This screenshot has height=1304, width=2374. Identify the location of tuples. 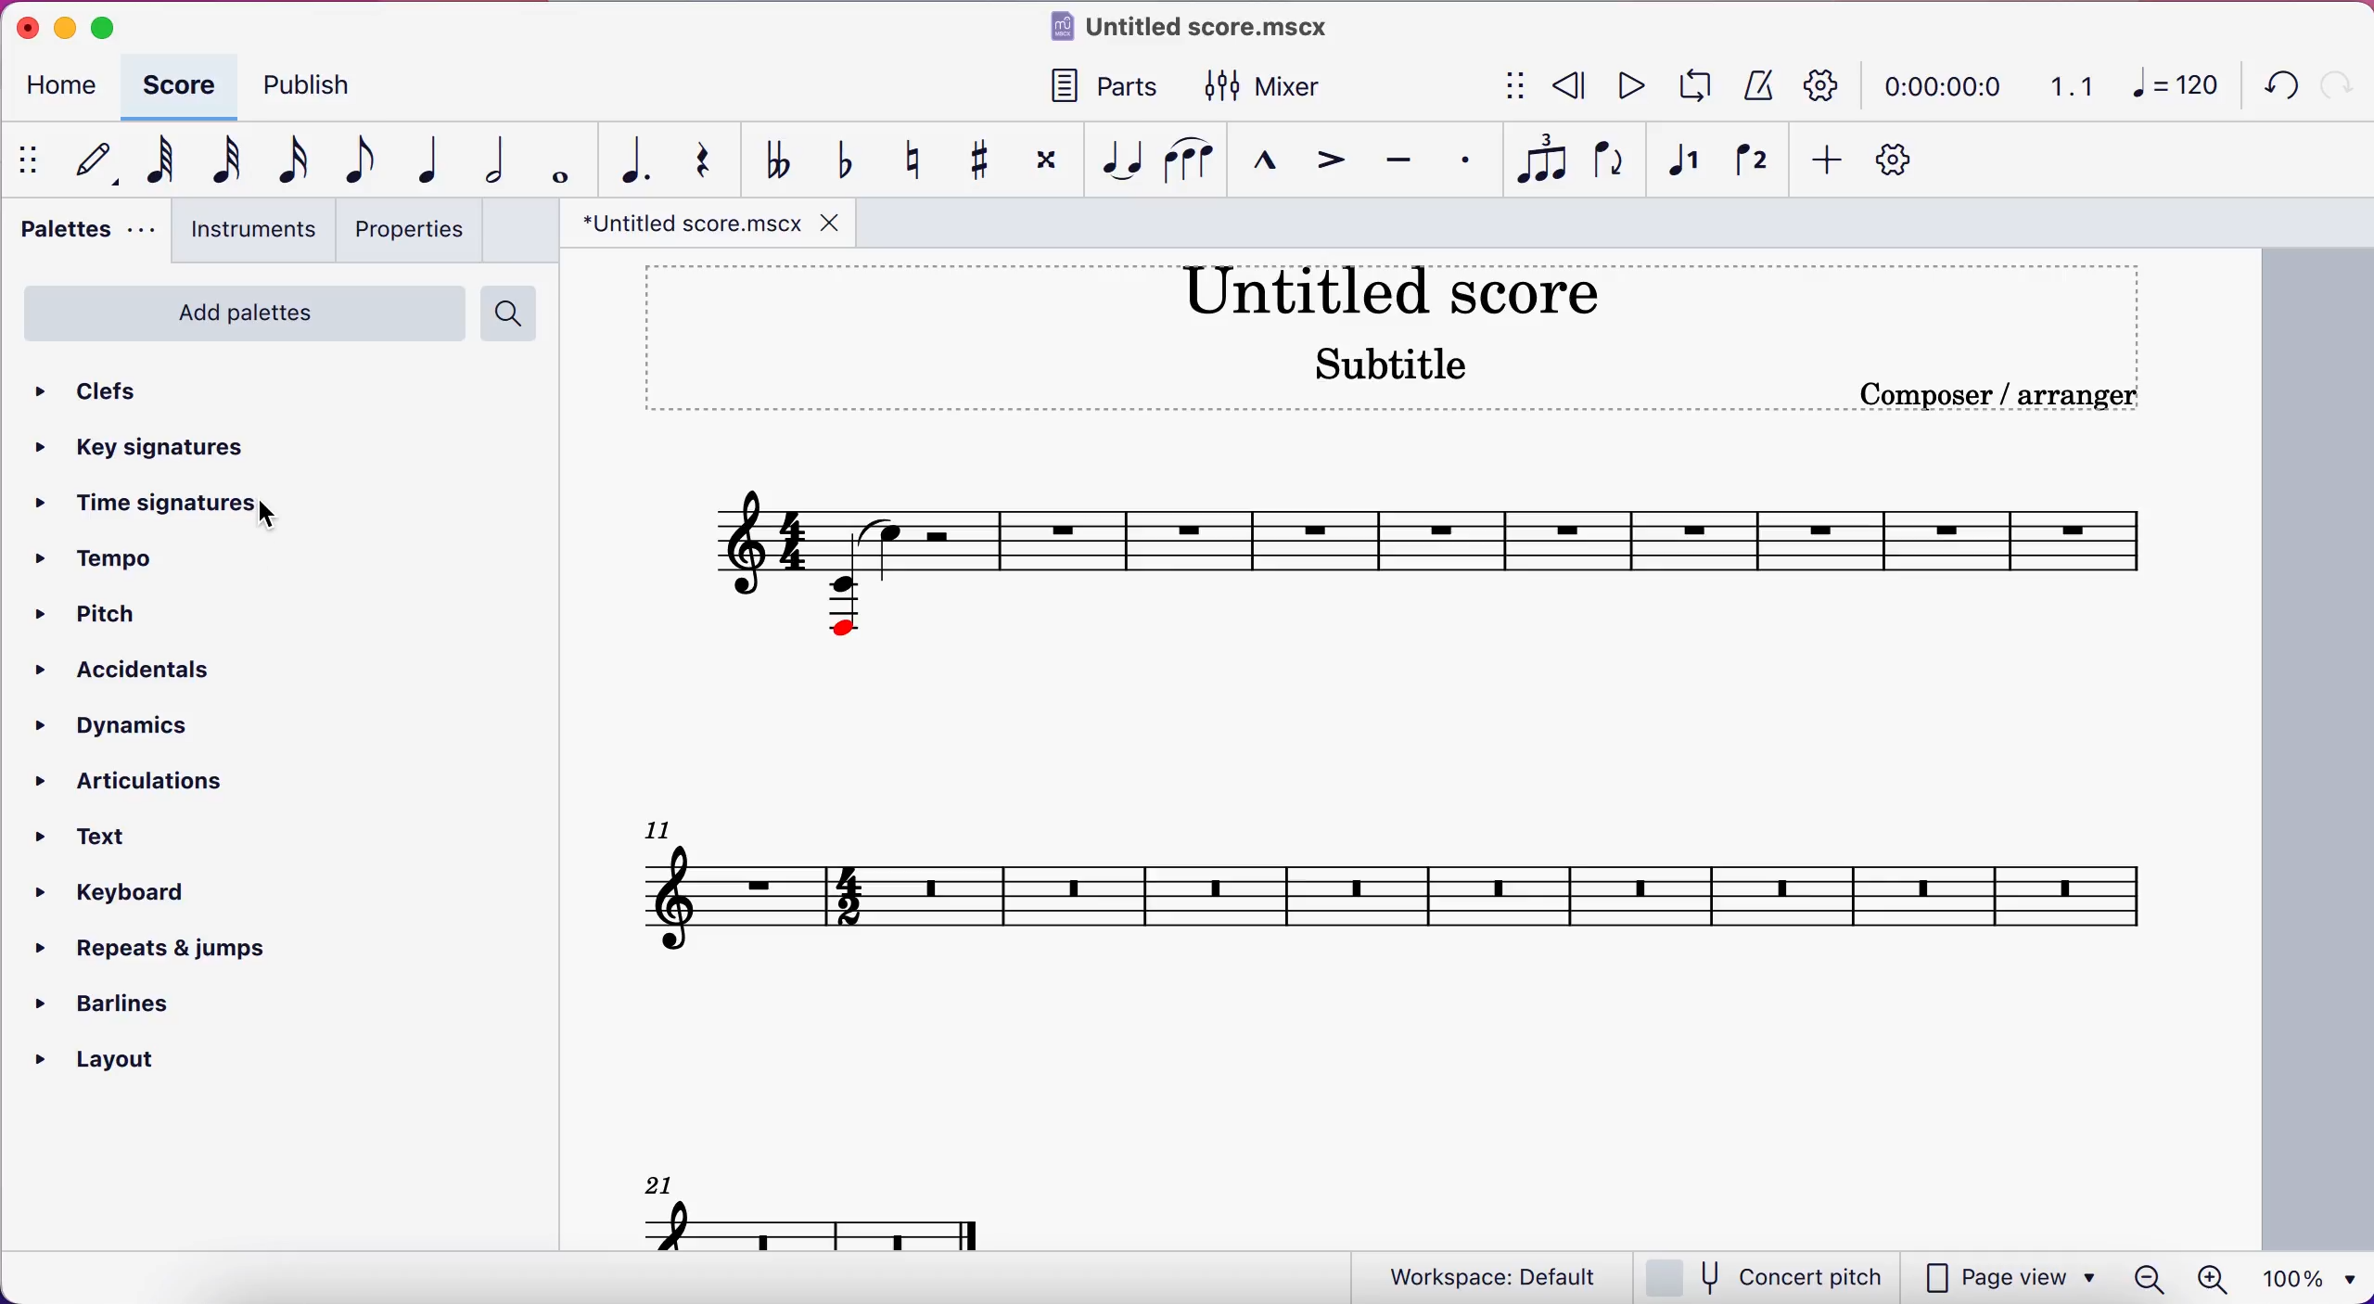
(1538, 161).